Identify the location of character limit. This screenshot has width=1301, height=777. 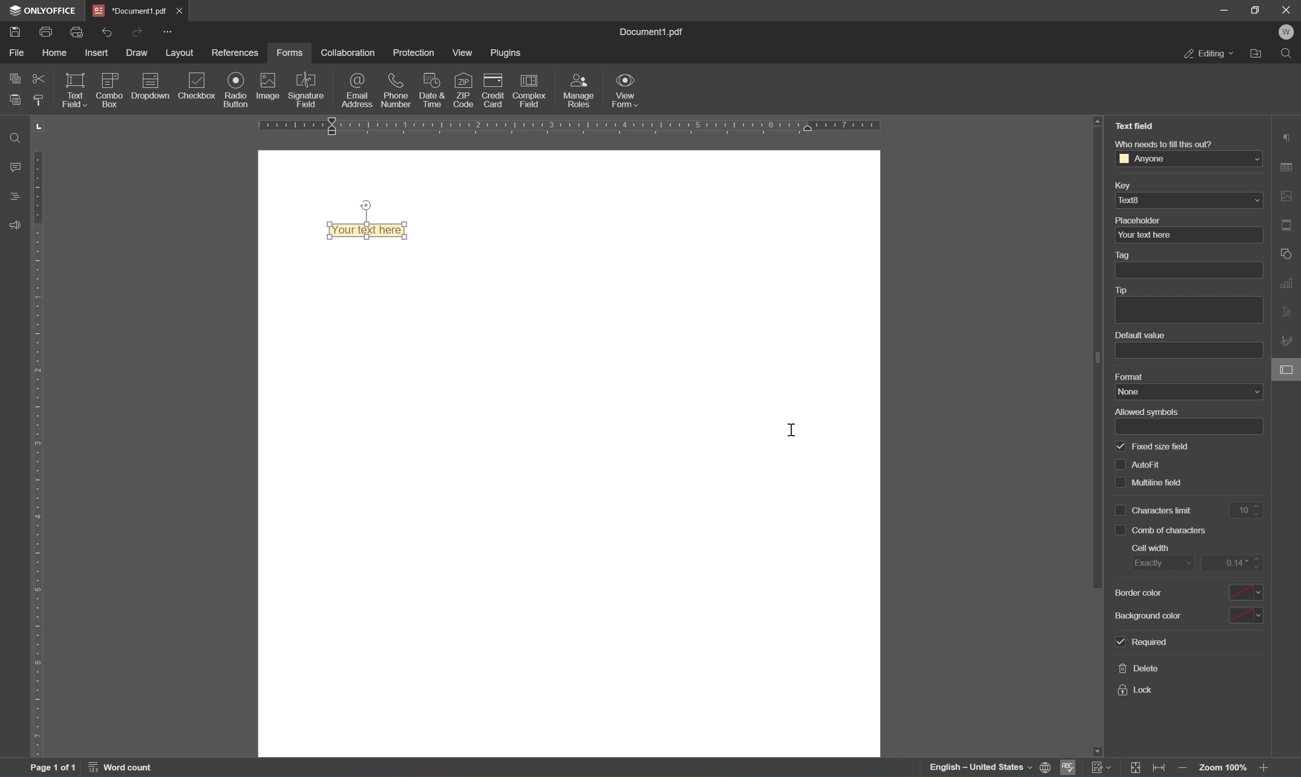
(1155, 509).